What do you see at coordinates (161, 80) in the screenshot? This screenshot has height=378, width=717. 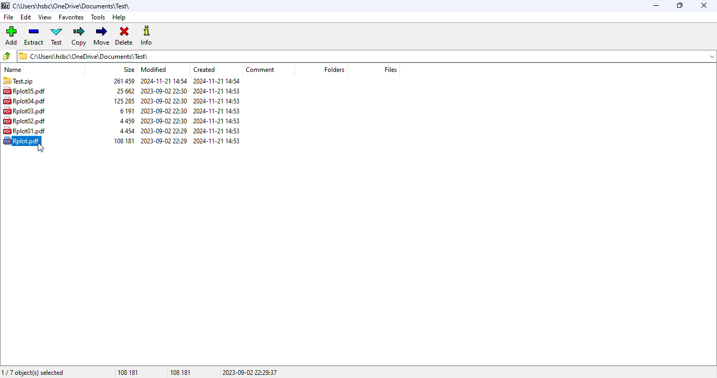 I see ` 2044-11-21 1454` at bounding box center [161, 80].